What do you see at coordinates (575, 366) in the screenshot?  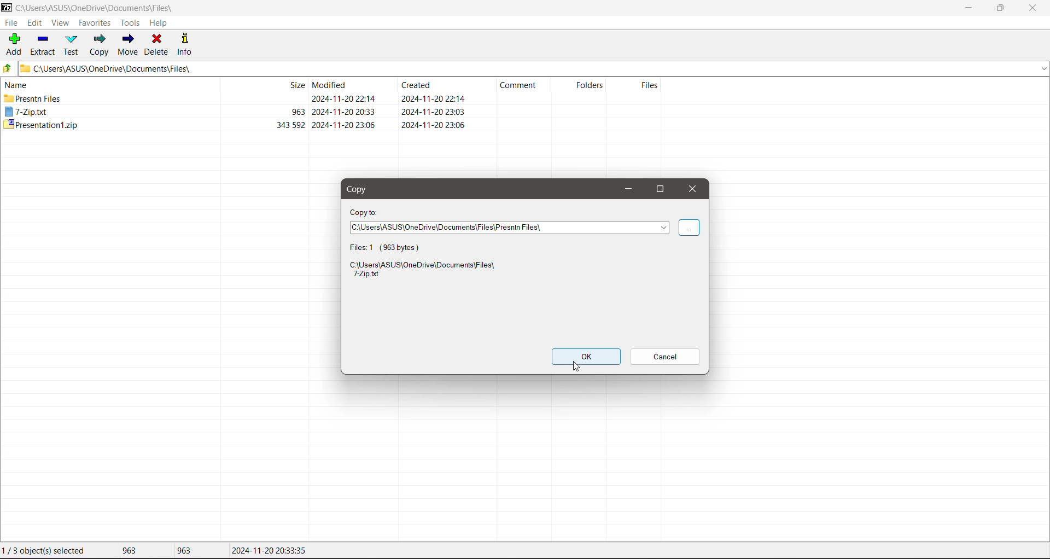 I see `Cursor` at bounding box center [575, 366].